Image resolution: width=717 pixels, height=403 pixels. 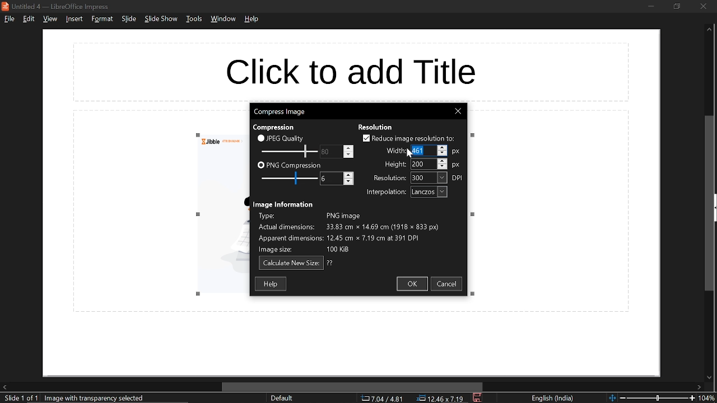 I want to click on format, so click(x=102, y=19).